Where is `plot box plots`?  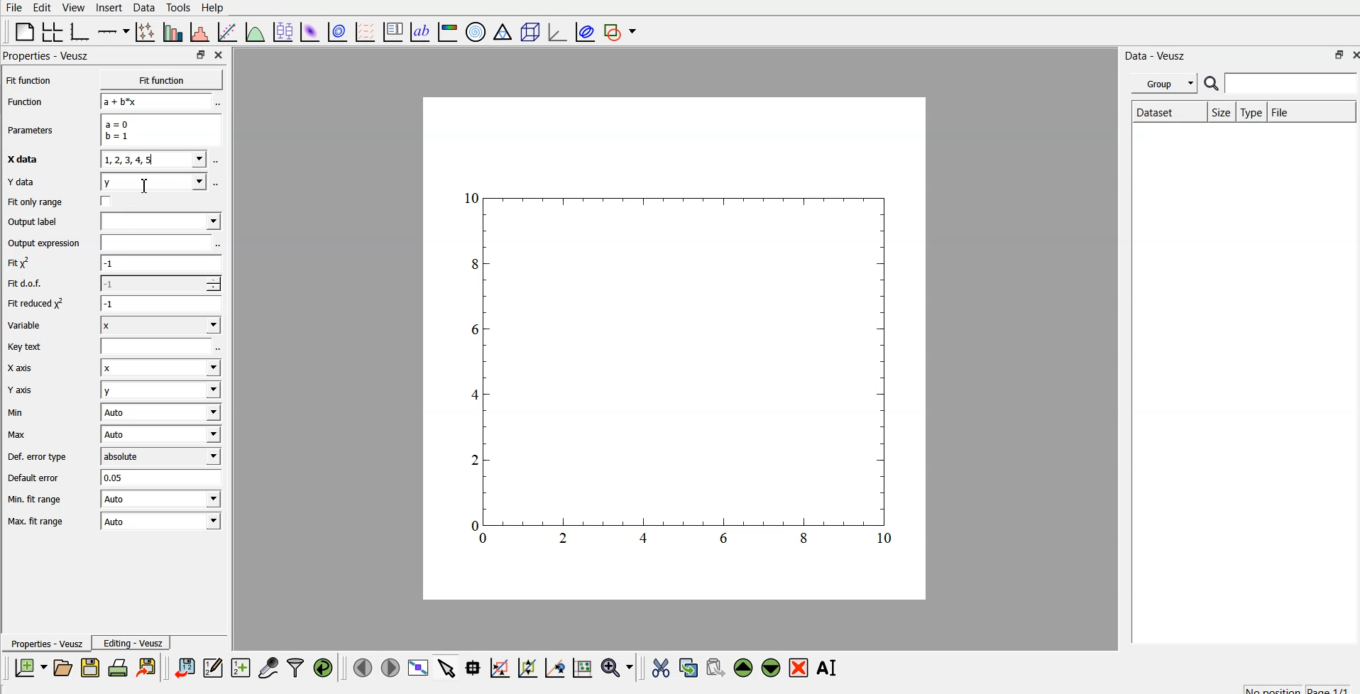 plot box plots is located at coordinates (283, 33).